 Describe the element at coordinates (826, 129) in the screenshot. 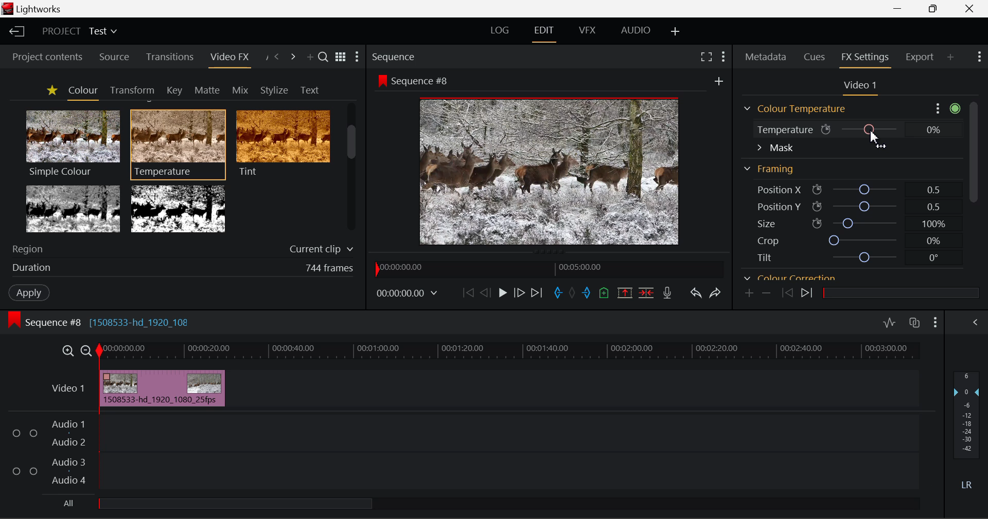

I see `icon` at that location.